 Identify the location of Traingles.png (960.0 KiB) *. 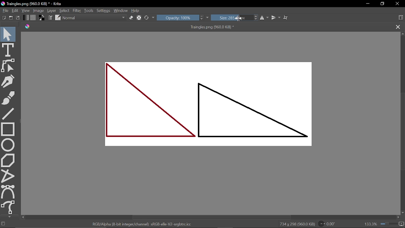
(131, 27).